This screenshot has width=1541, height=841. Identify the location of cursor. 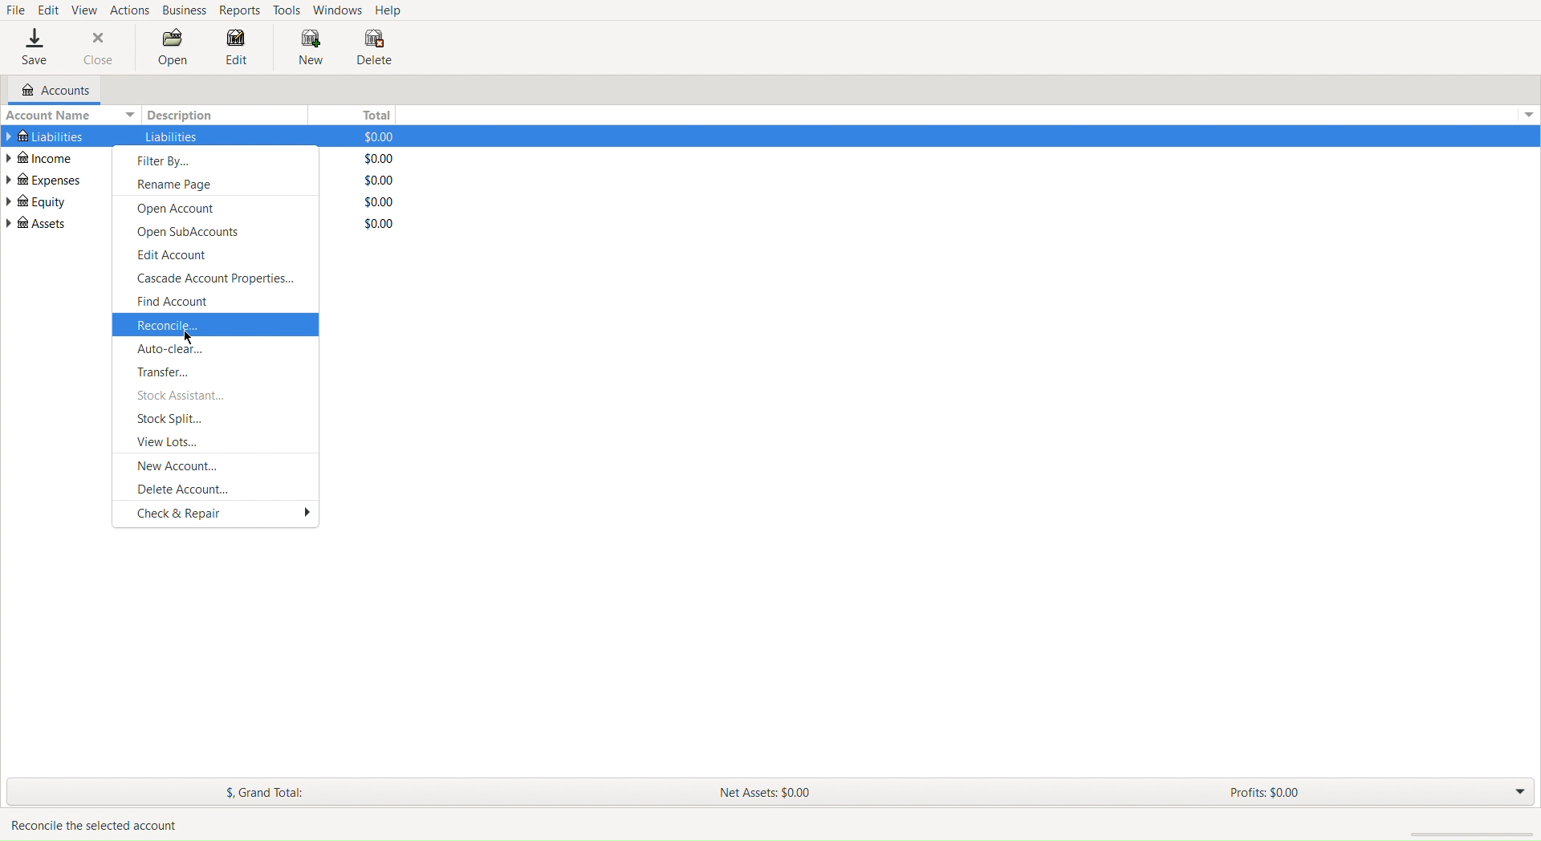
(190, 339).